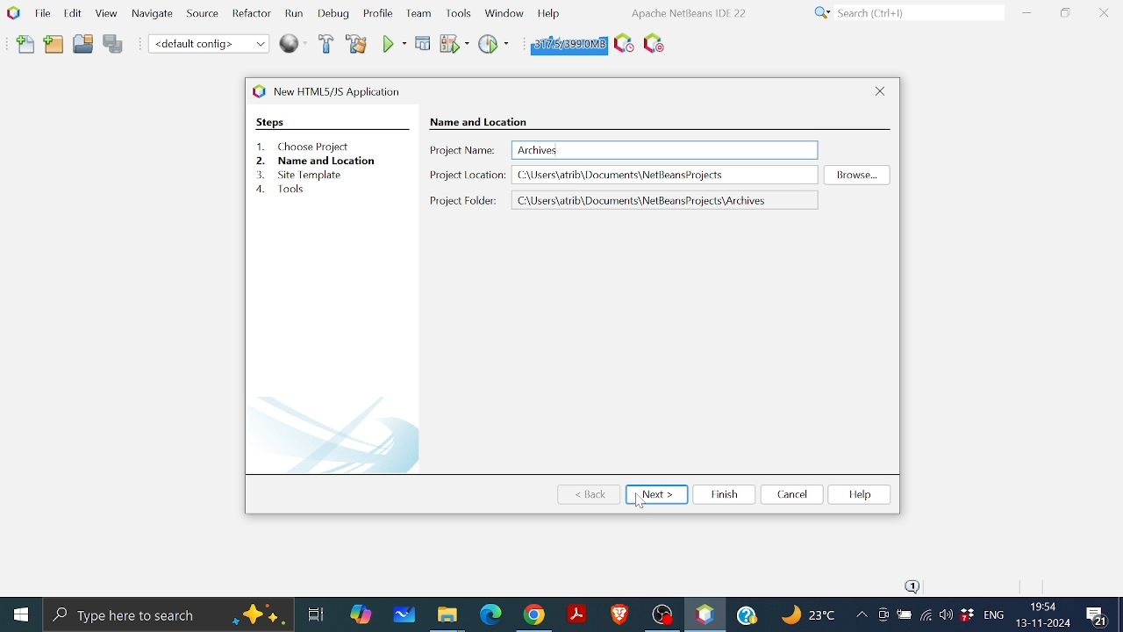  Describe the element at coordinates (105, 14) in the screenshot. I see `View` at that location.